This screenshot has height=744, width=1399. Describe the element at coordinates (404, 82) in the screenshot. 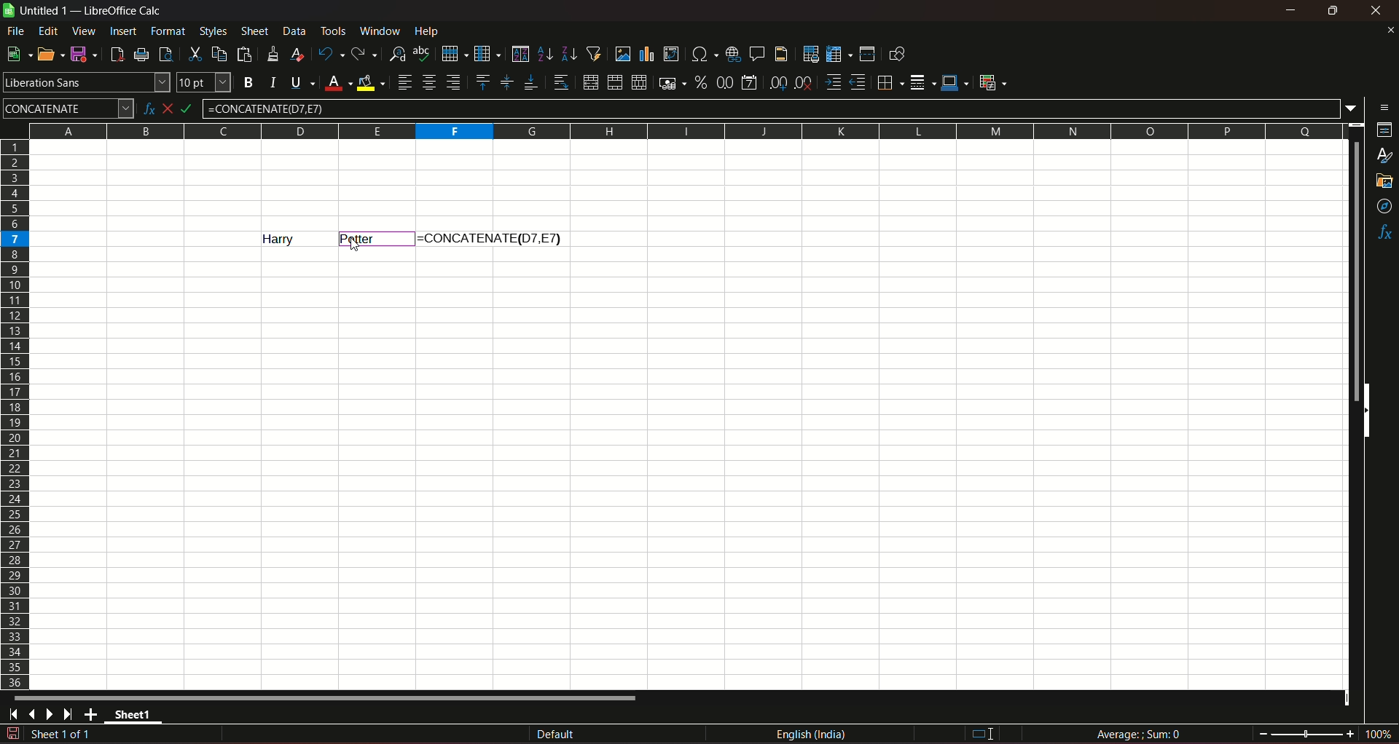

I see `align left` at that location.